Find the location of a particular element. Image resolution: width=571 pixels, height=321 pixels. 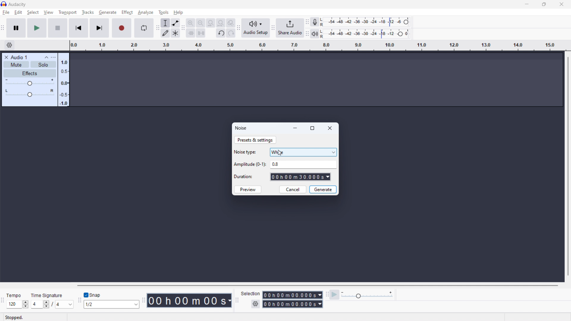

edit toolbar is located at coordinates (183, 28).